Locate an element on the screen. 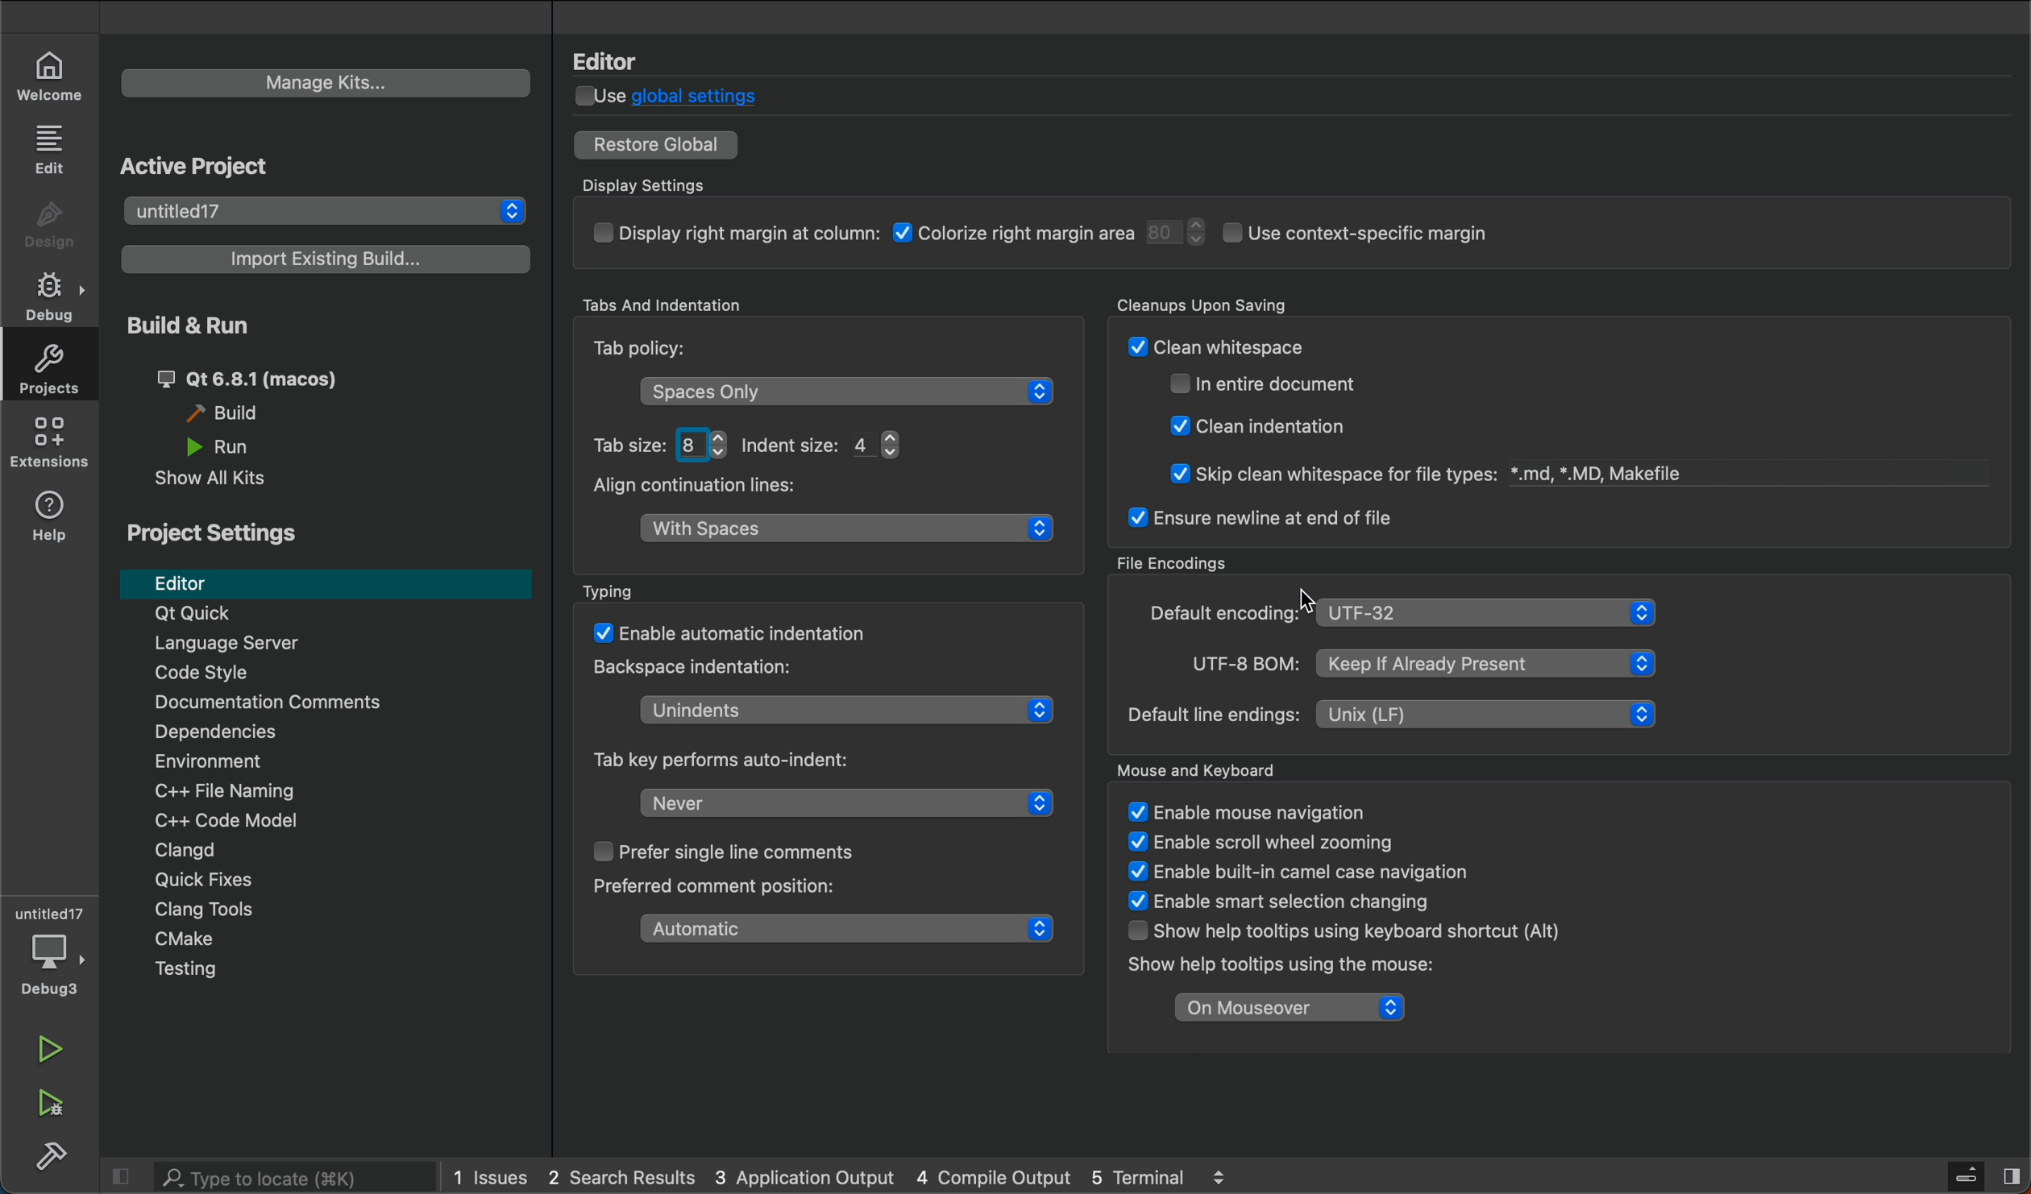  Active Project is located at coordinates (210, 164).